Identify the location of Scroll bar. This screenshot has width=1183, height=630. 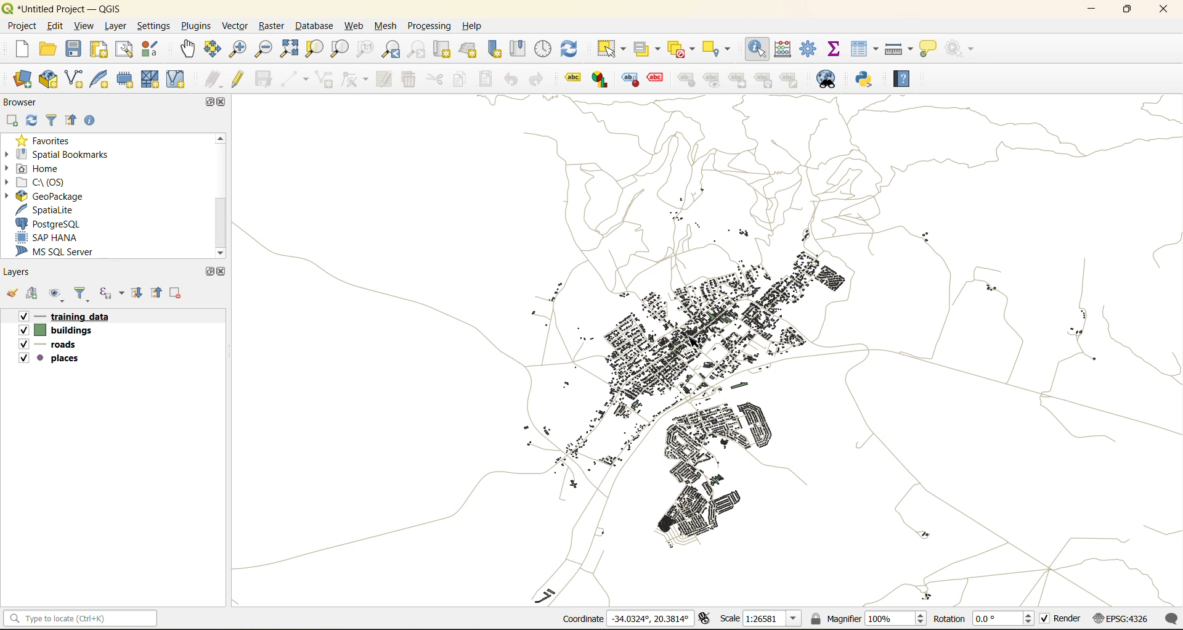
(219, 195).